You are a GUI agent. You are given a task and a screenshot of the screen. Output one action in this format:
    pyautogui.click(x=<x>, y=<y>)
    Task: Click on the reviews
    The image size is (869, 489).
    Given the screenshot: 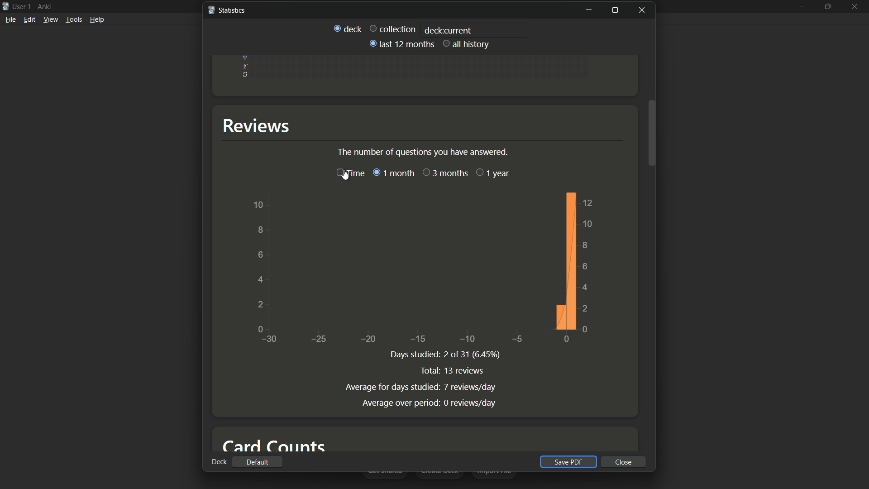 What is the action you would take?
    pyautogui.click(x=260, y=126)
    